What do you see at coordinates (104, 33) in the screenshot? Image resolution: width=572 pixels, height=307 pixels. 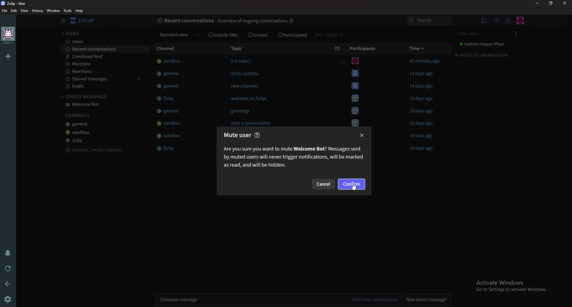 I see `Views` at bounding box center [104, 33].